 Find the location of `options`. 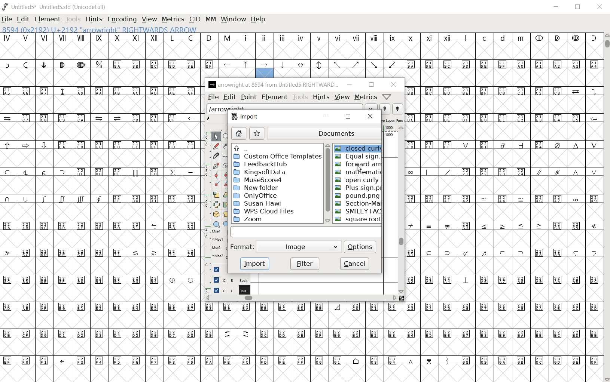

options is located at coordinates (360, 246).